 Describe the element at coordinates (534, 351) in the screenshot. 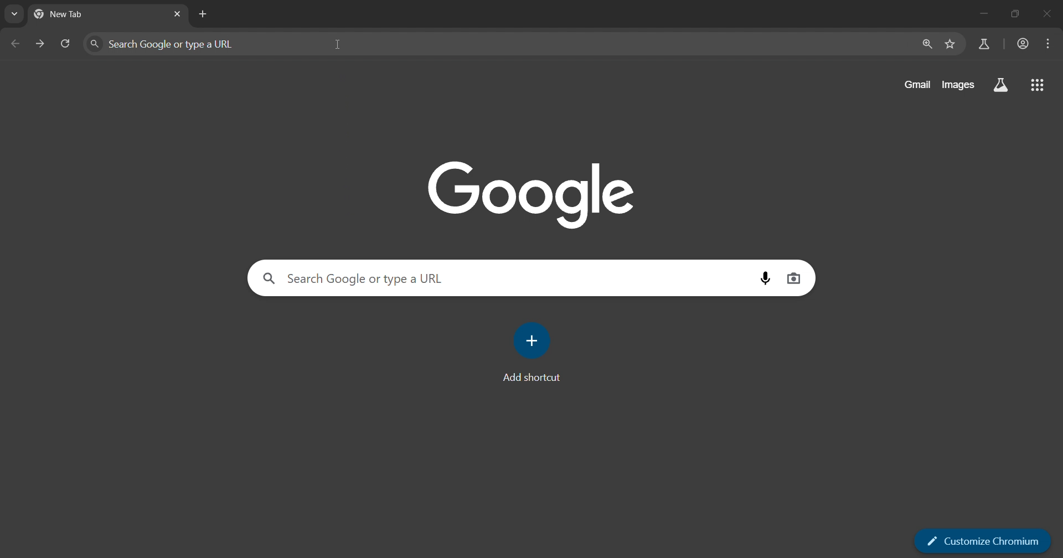

I see `add shortcut` at that location.